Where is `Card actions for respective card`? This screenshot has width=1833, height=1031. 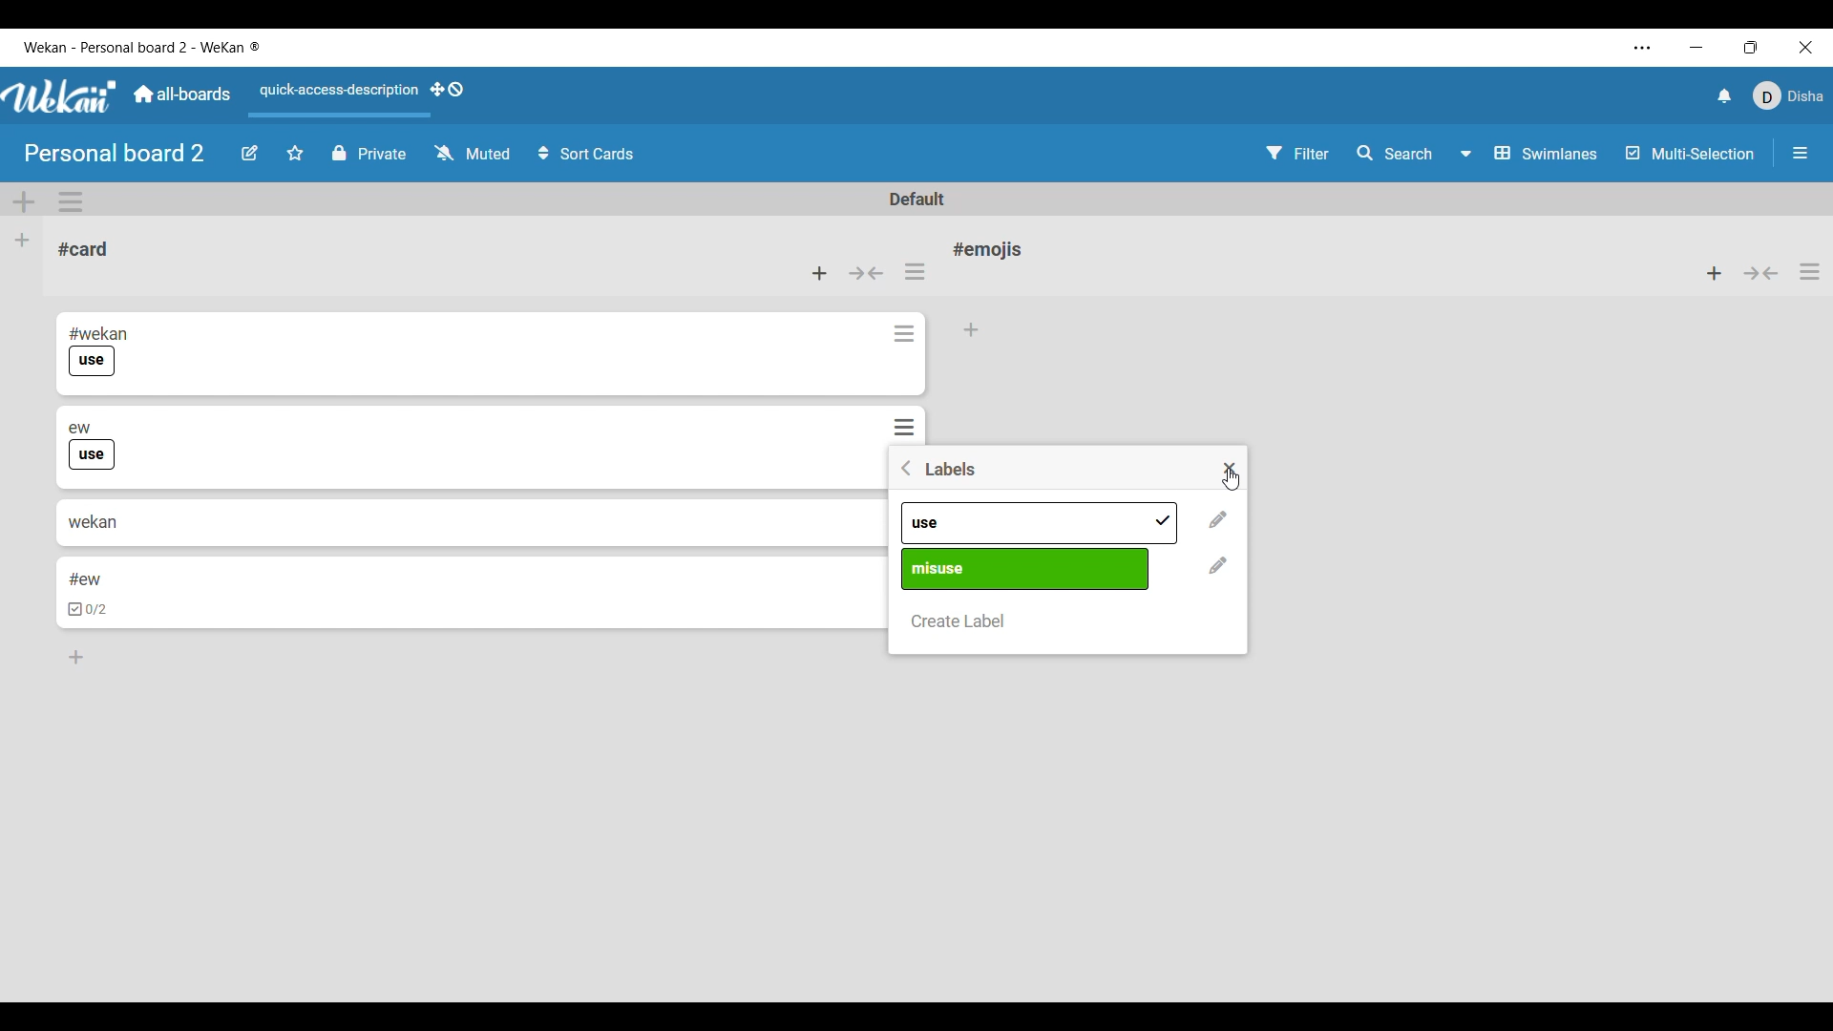 Card actions for respective card is located at coordinates (904, 429).